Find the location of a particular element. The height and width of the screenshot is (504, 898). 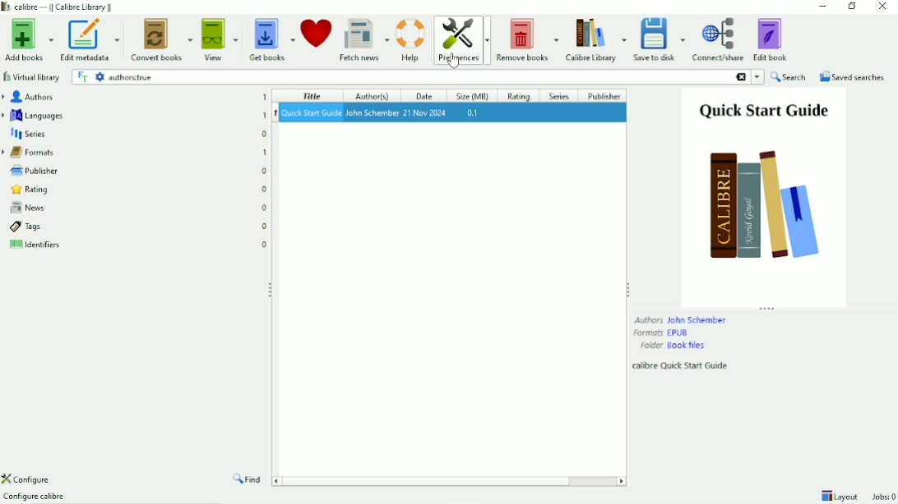

Find is located at coordinates (246, 479).